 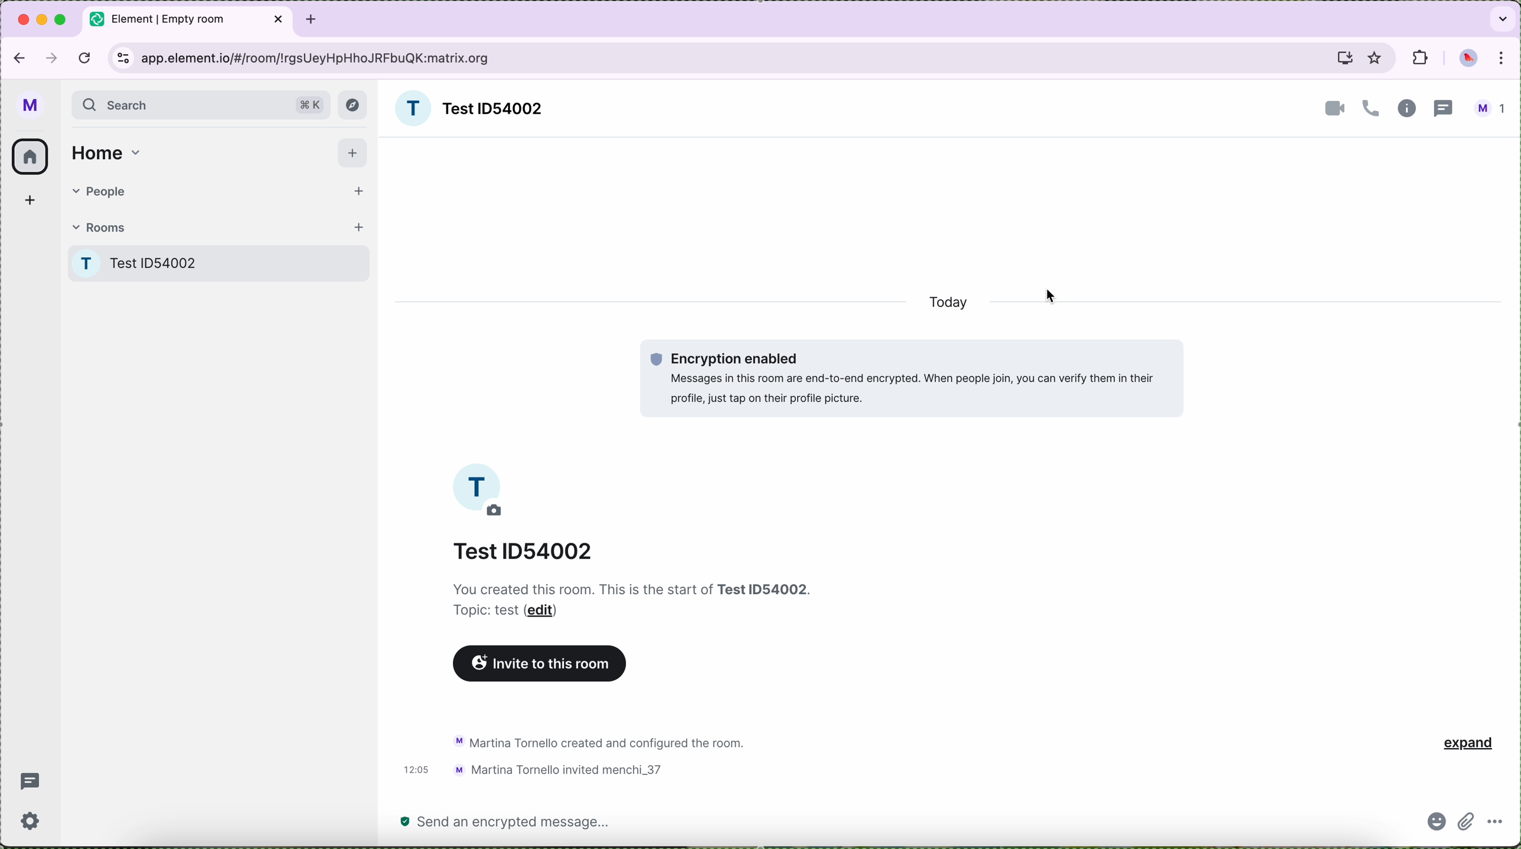 What do you see at coordinates (603, 742) in the screenshot?
I see `activity chat` at bounding box center [603, 742].